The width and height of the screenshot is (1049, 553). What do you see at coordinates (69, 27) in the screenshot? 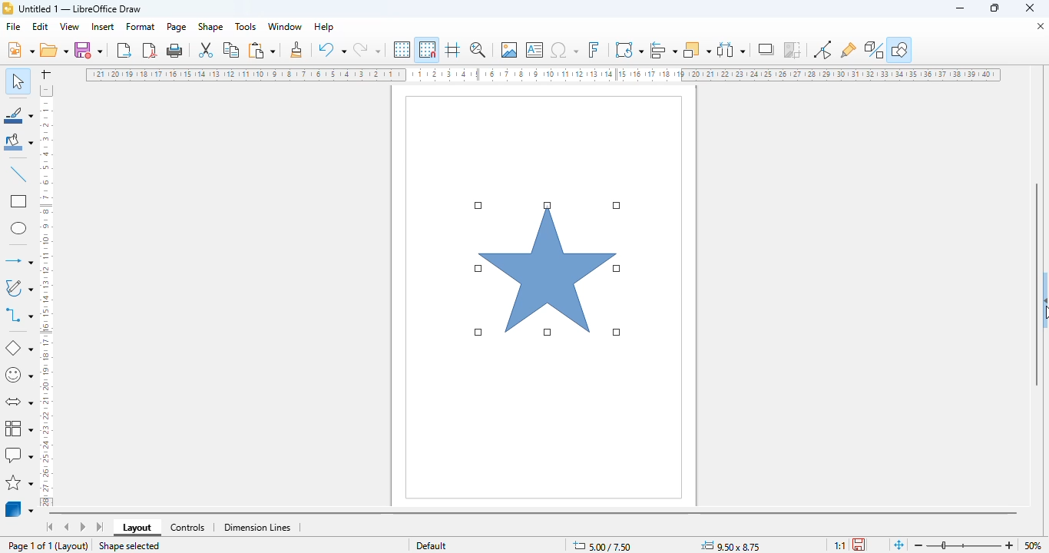
I see `view` at bounding box center [69, 27].